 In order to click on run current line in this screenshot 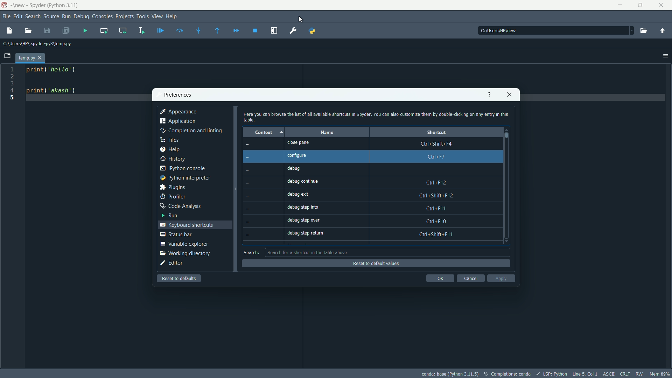, I will do `click(180, 30)`.